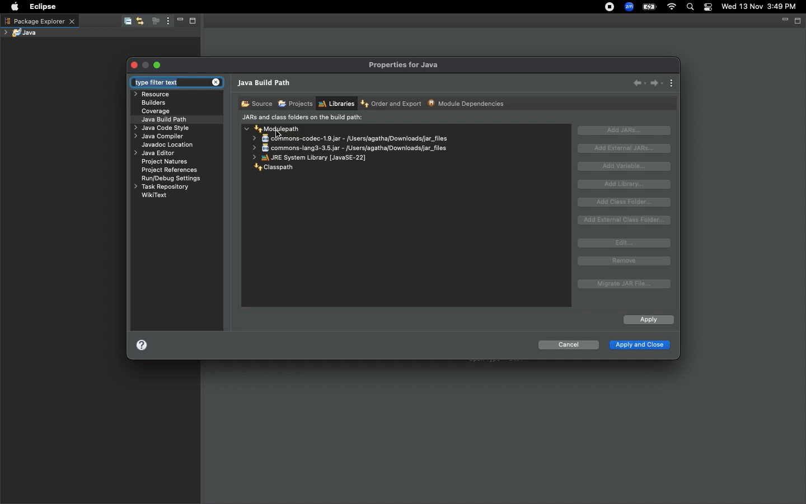 This screenshot has height=504, width=806. What do you see at coordinates (625, 130) in the screenshot?
I see `Add JARs` at bounding box center [625, 130].